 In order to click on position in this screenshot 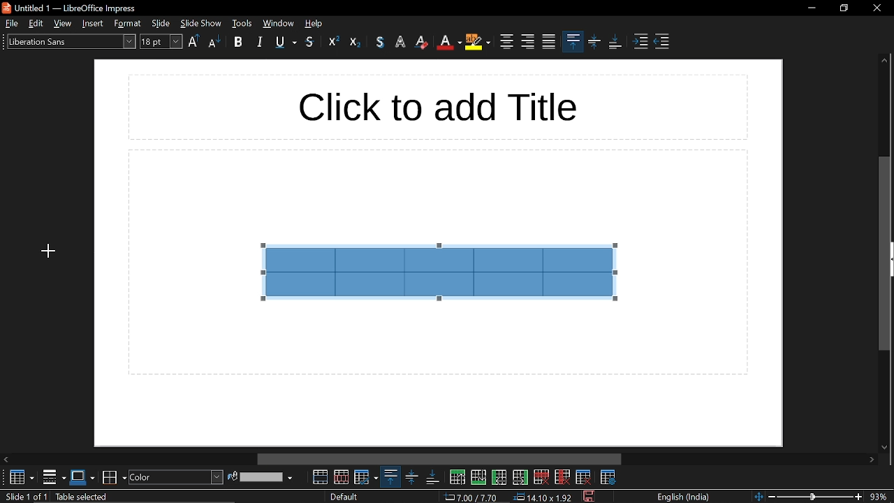, I will do `click(543, 497)`.